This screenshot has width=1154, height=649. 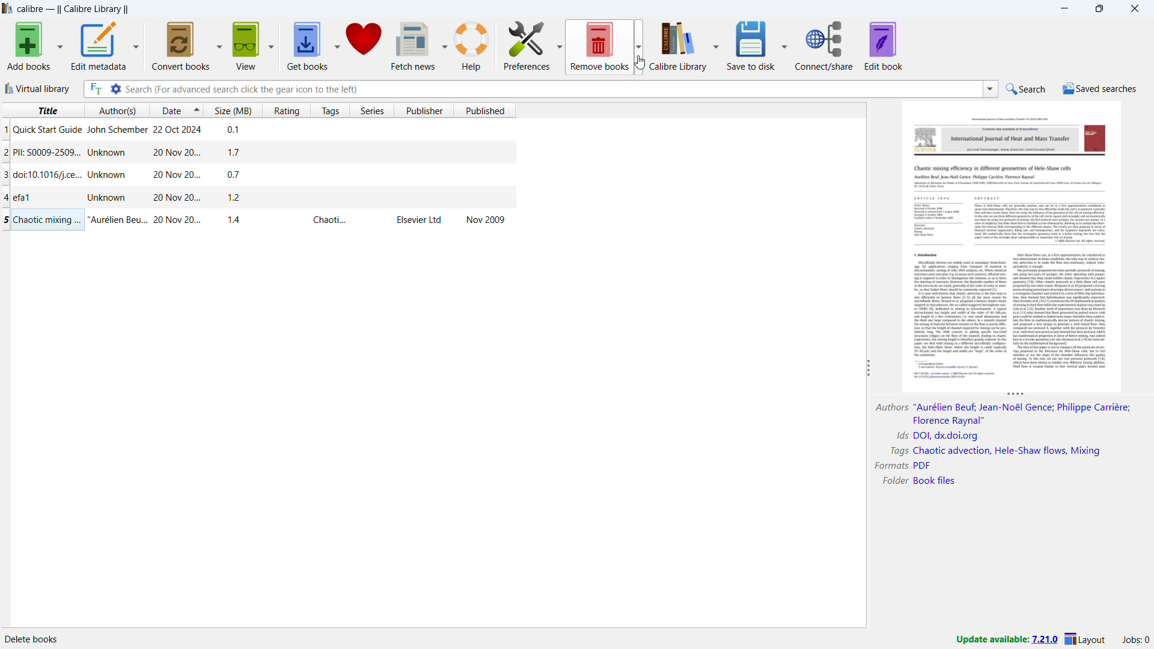 I want to click on fetch news, so click(x=413, y=46).